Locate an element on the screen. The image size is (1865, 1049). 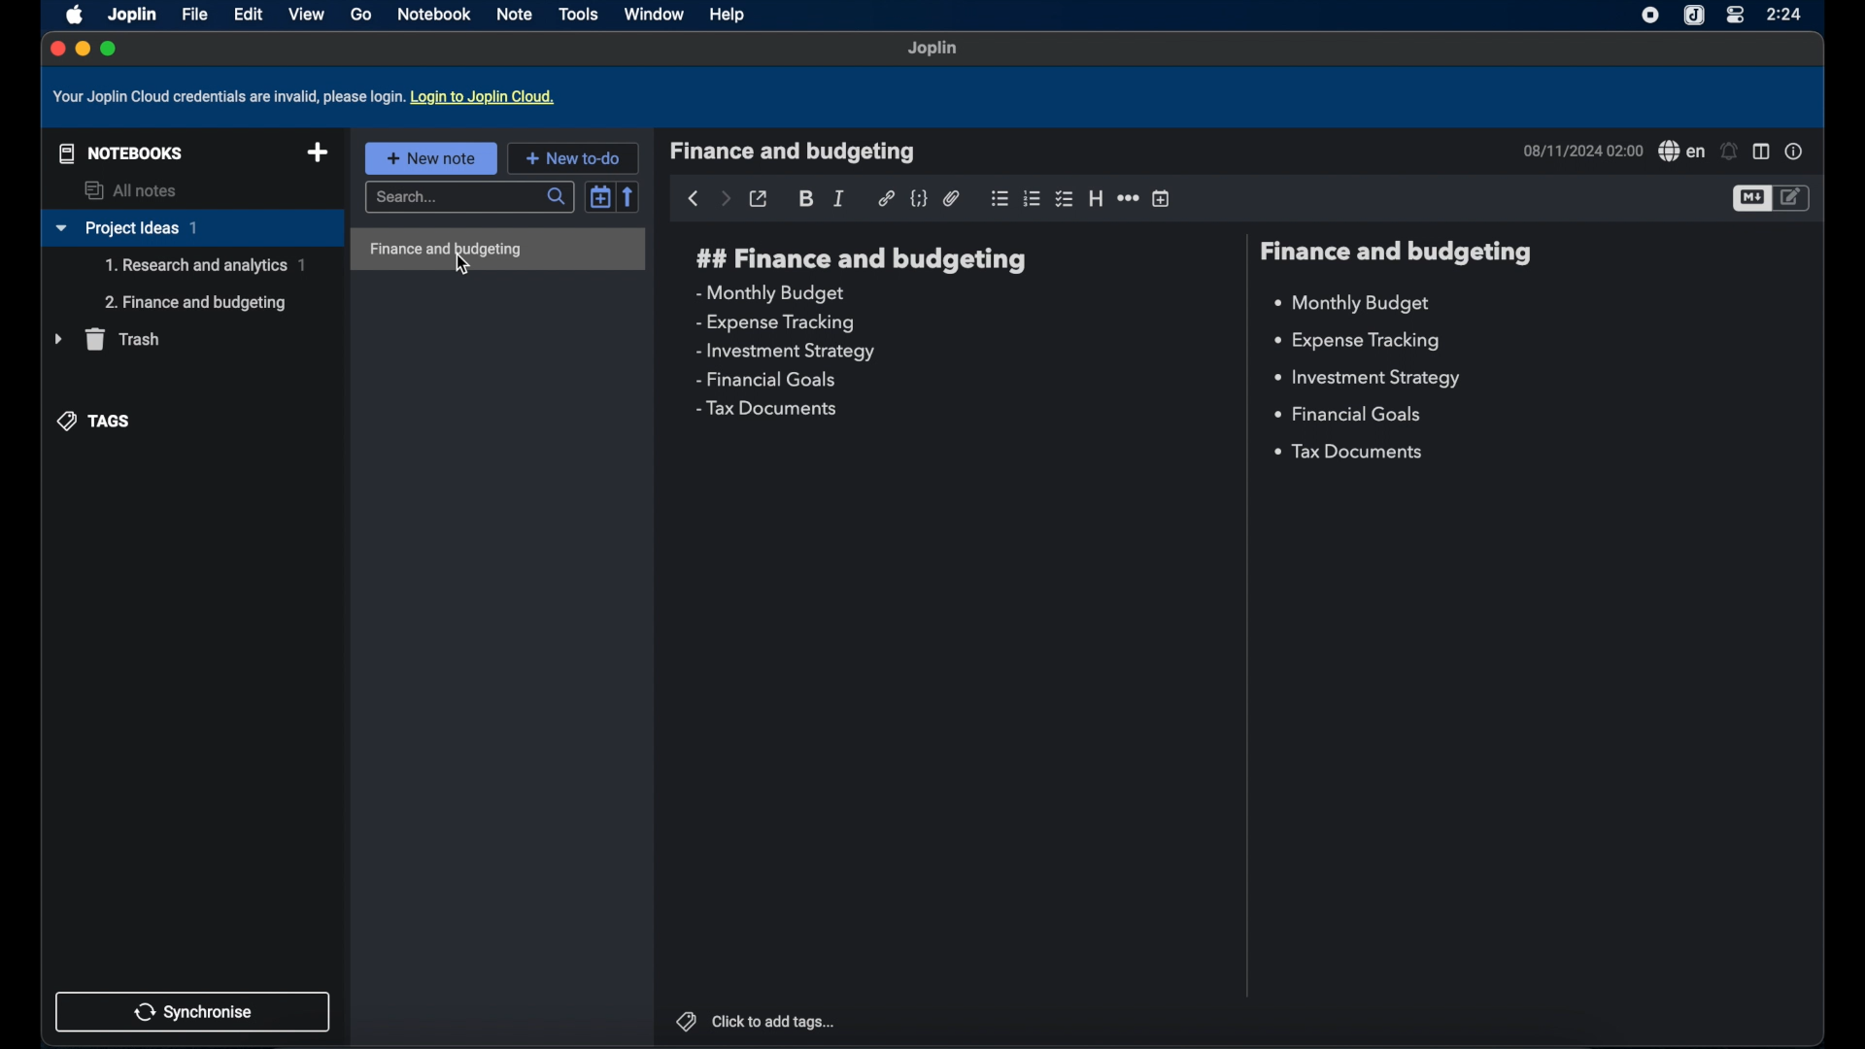
monthly budget is located at coordinates (768, 293).